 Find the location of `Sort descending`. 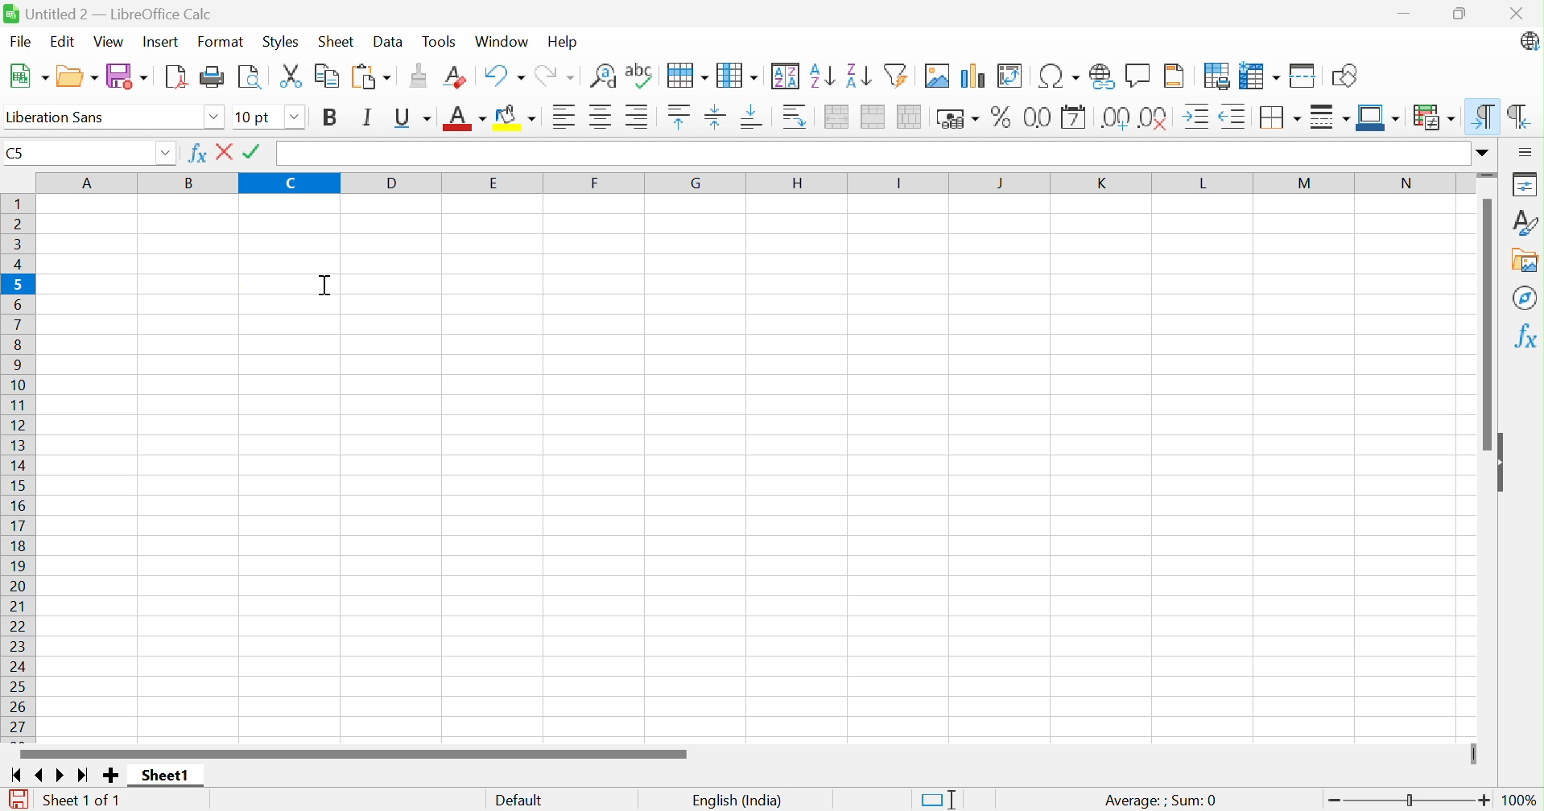

Sort descending is located at coordinates (859, 76).